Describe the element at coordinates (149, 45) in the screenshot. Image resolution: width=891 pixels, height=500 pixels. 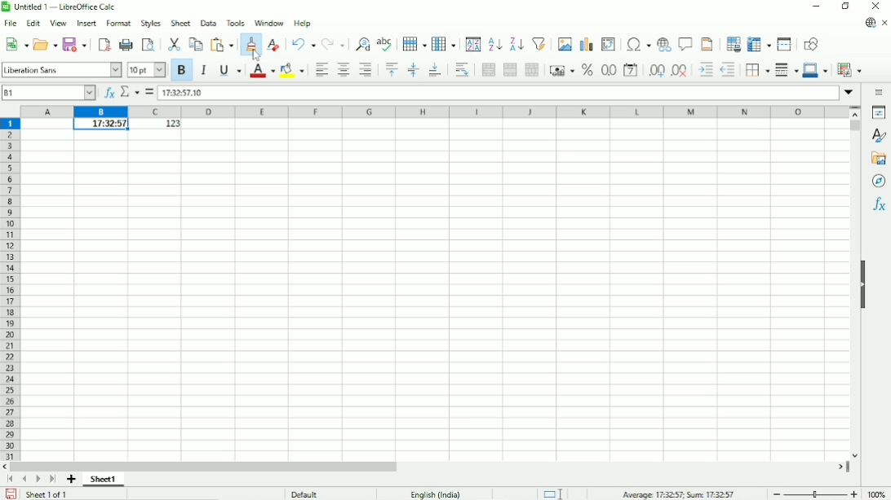
I see `Toggle print preview` at that location.